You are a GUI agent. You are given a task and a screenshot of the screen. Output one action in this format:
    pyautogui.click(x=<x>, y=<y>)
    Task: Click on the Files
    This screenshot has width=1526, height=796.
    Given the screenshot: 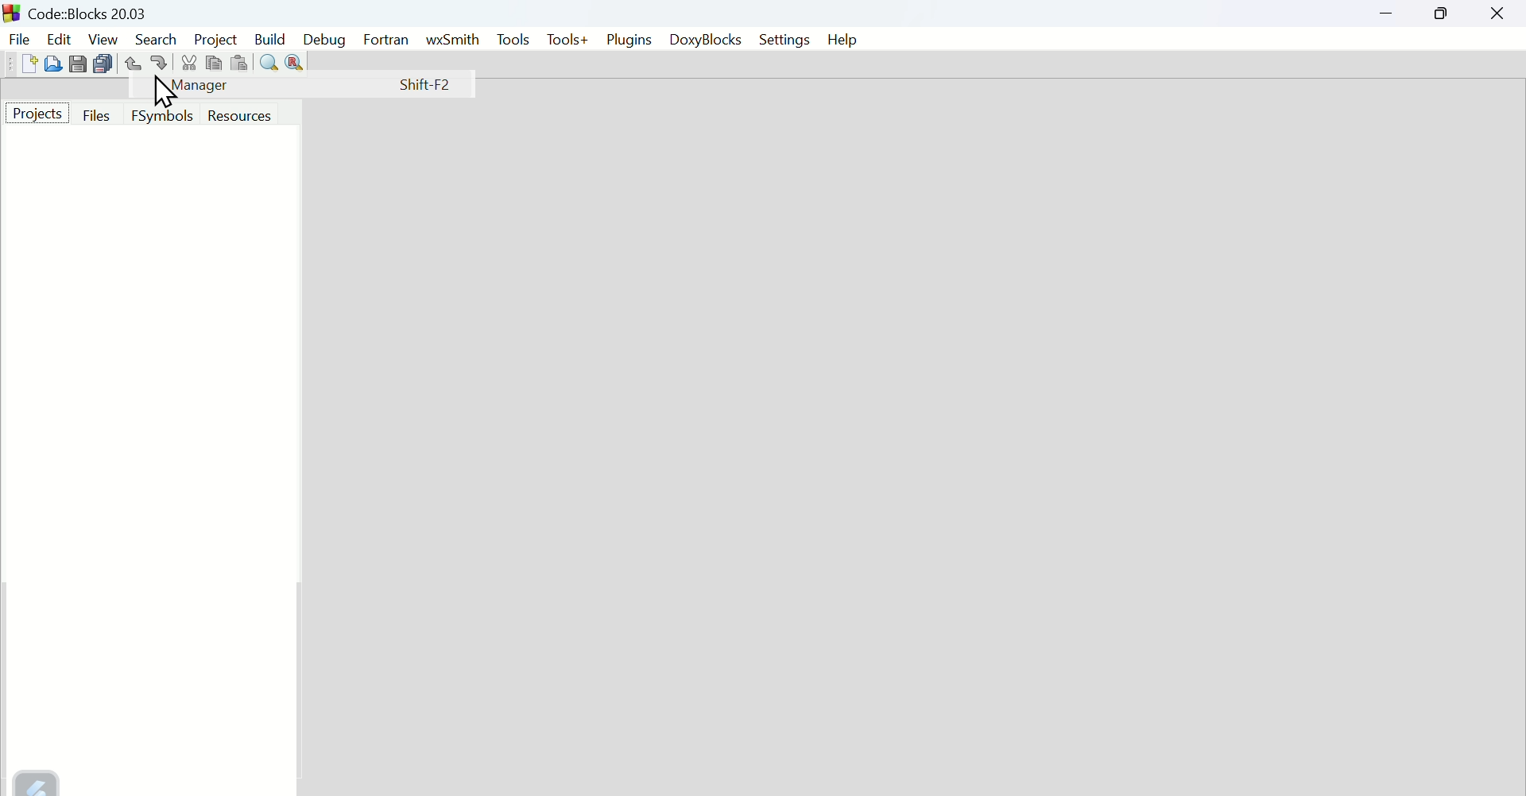 What is the action you would take?
    pyautogui.click(x=99, y=115)
    